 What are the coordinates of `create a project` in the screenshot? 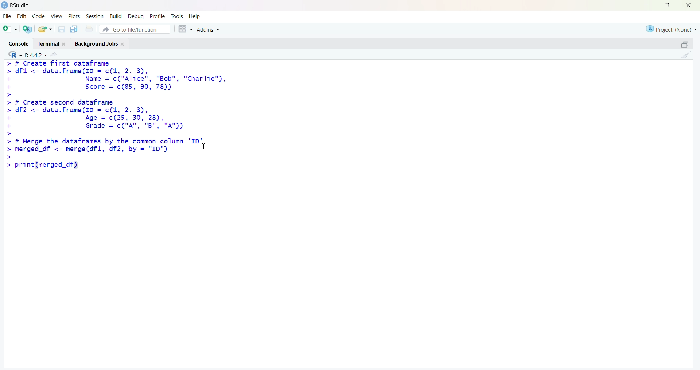 It's located at (28, 29).